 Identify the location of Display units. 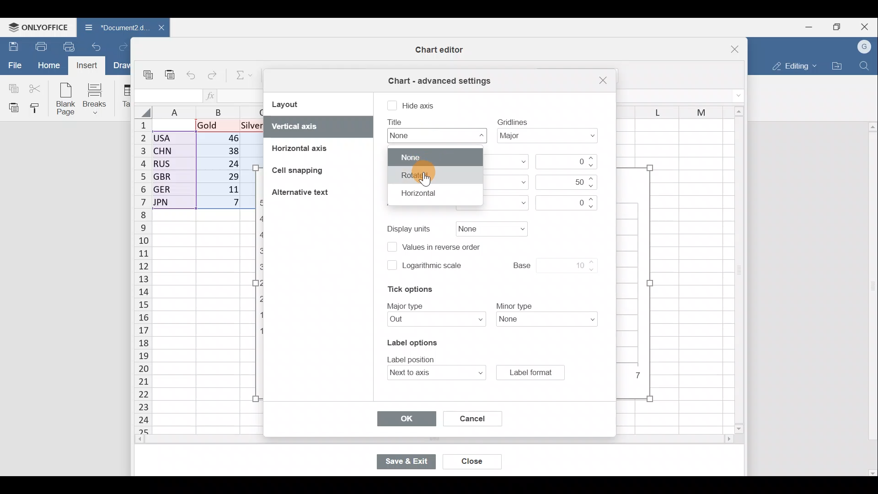
(490, 227).